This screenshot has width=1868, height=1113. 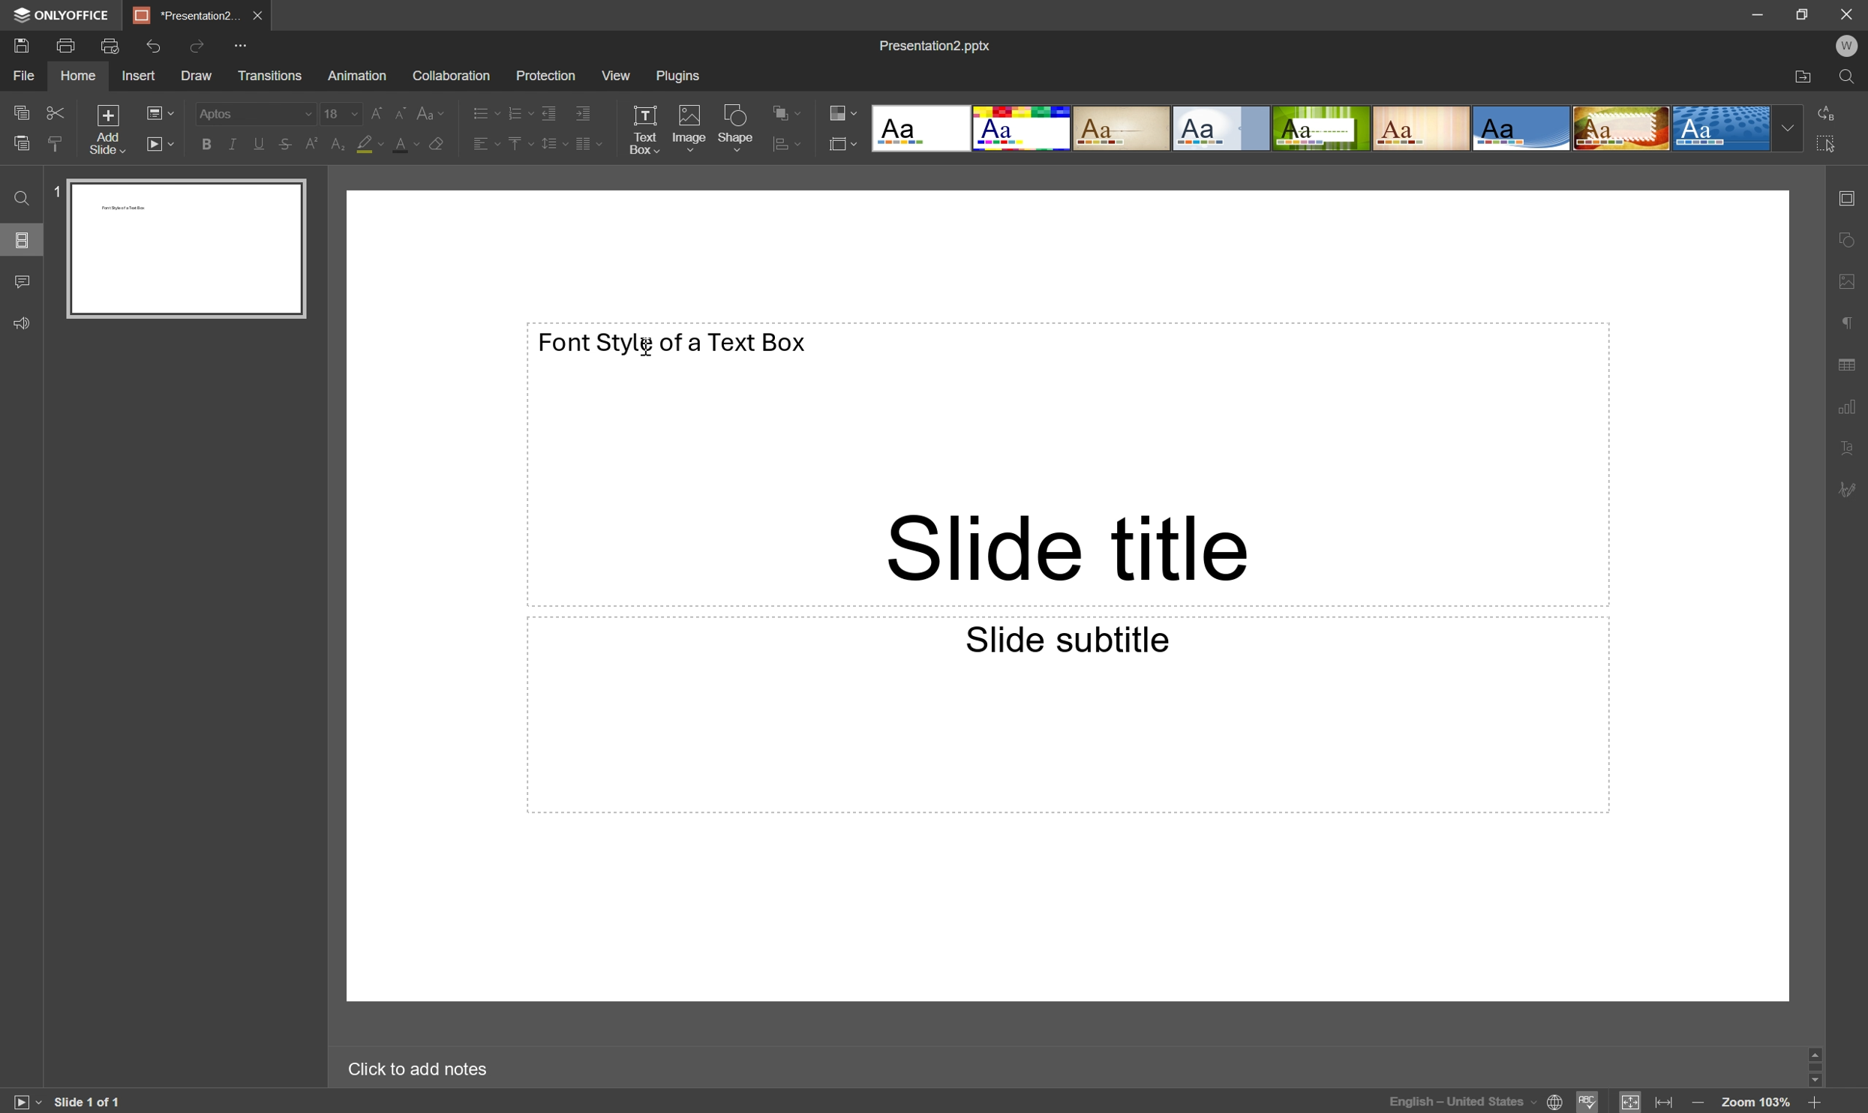 What do you see at coordinates (690, 128) in the screenshot?
I see `Image` at bounding box center [690, 128].